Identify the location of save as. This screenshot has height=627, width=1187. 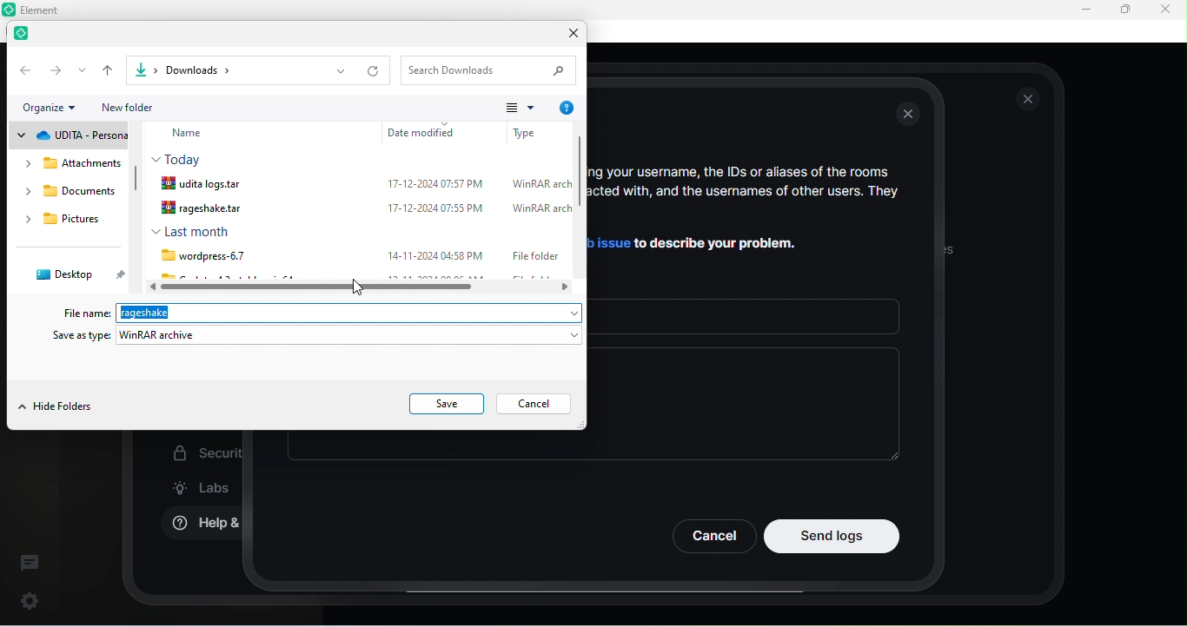
(318, 337).